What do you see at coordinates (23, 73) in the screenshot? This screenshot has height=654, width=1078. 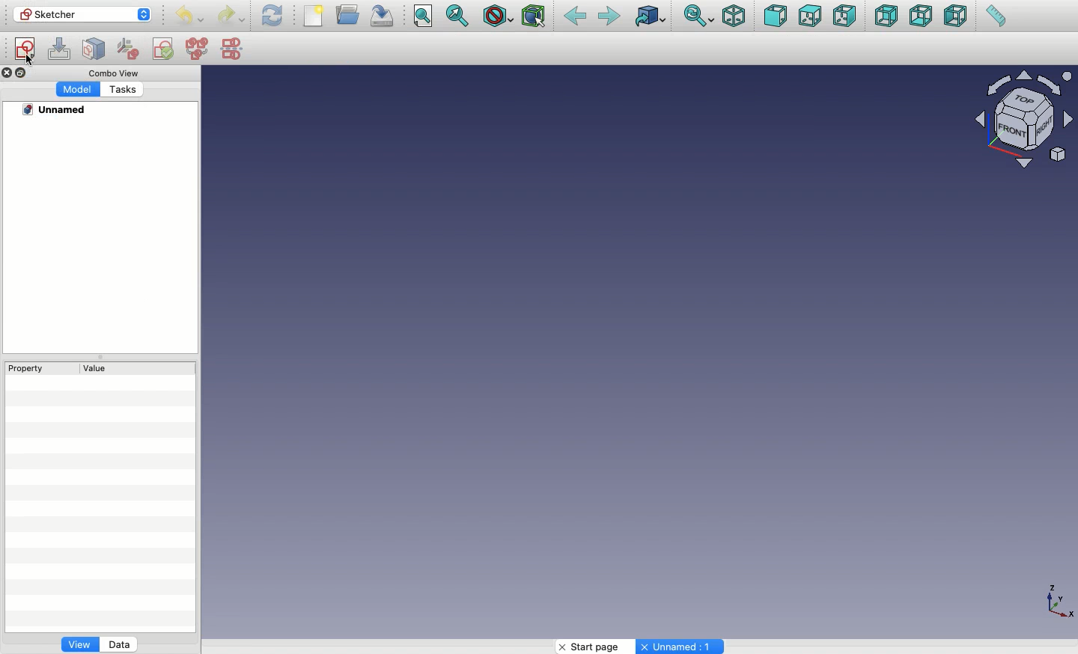 I see `` at bounding box center [23, 73].